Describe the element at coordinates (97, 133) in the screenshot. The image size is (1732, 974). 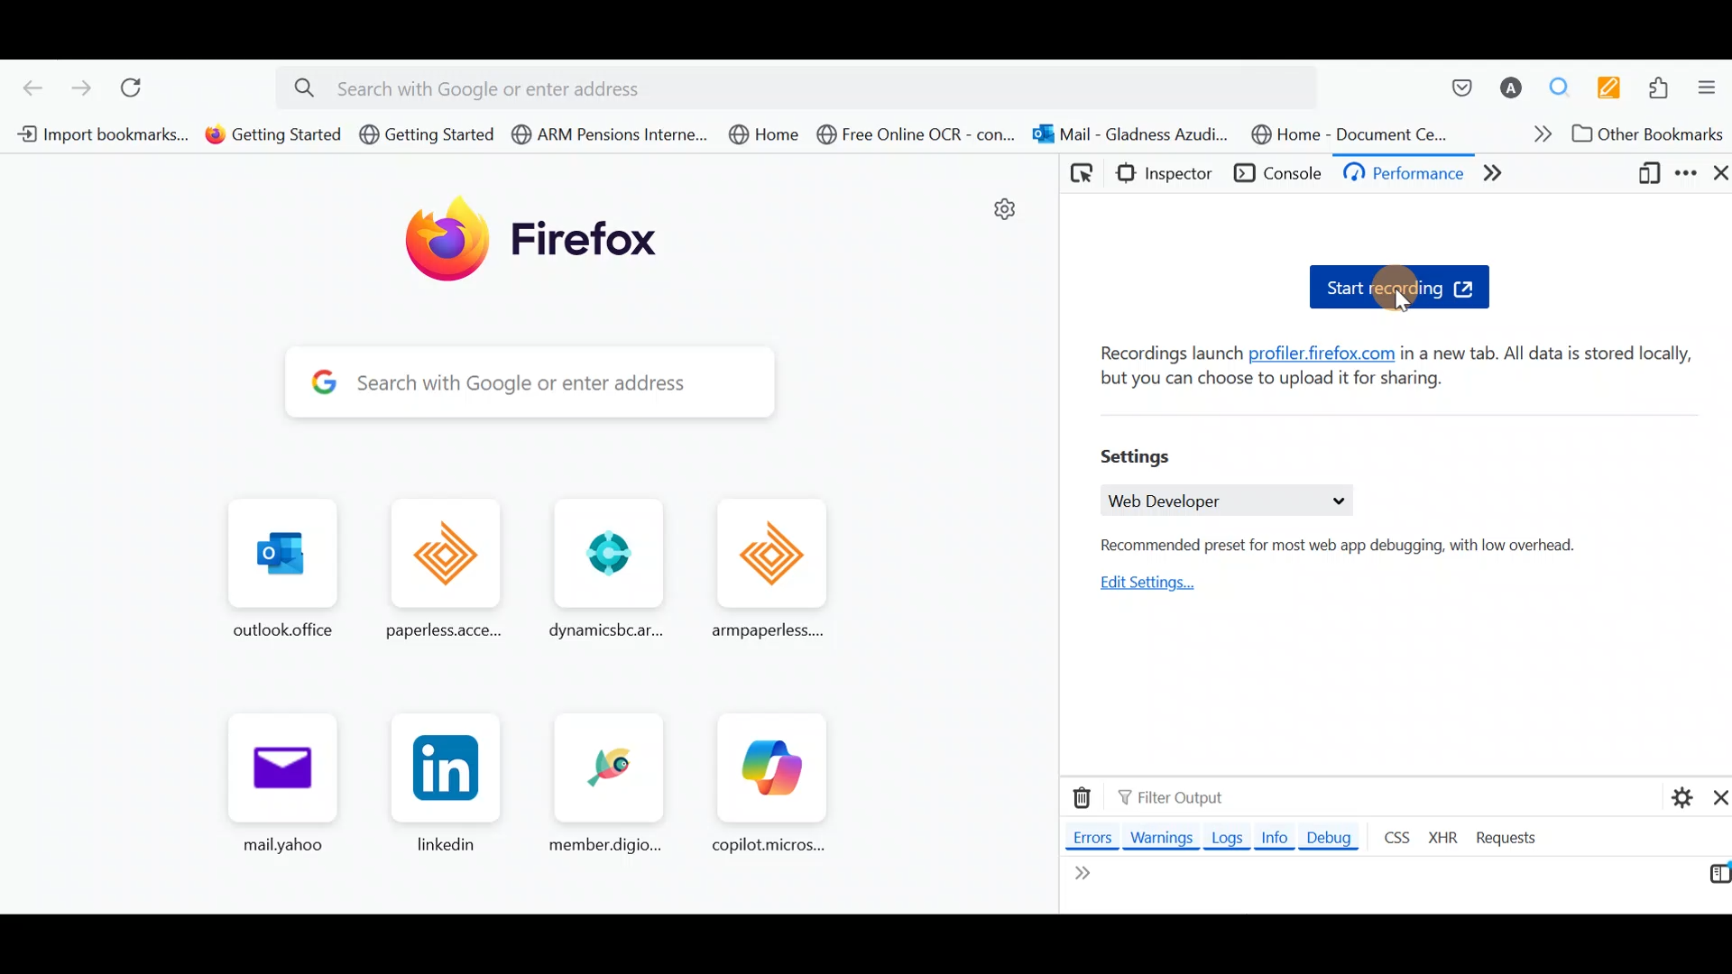
I see `Bookmark 1` at that location.